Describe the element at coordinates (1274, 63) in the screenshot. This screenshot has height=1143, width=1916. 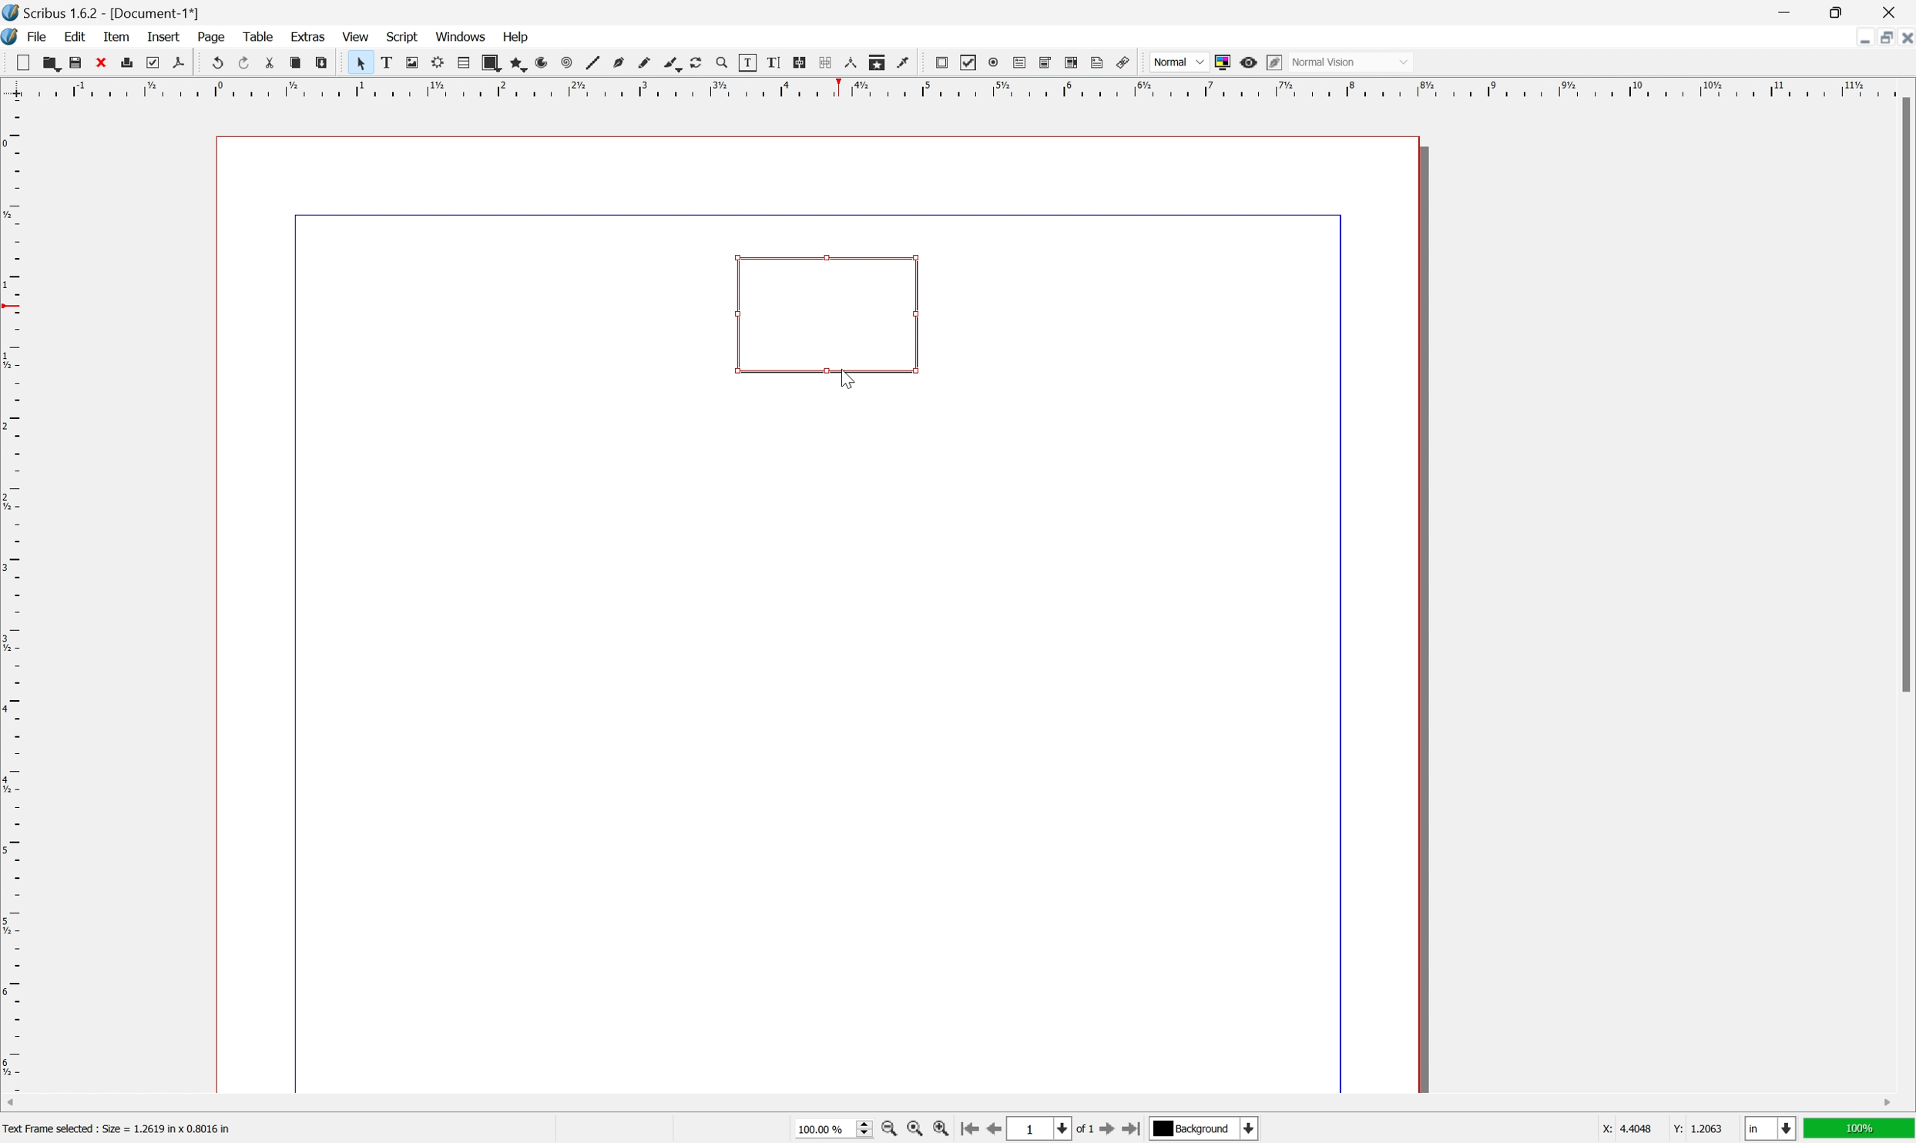
I see `Edit in preview mode` at that location.